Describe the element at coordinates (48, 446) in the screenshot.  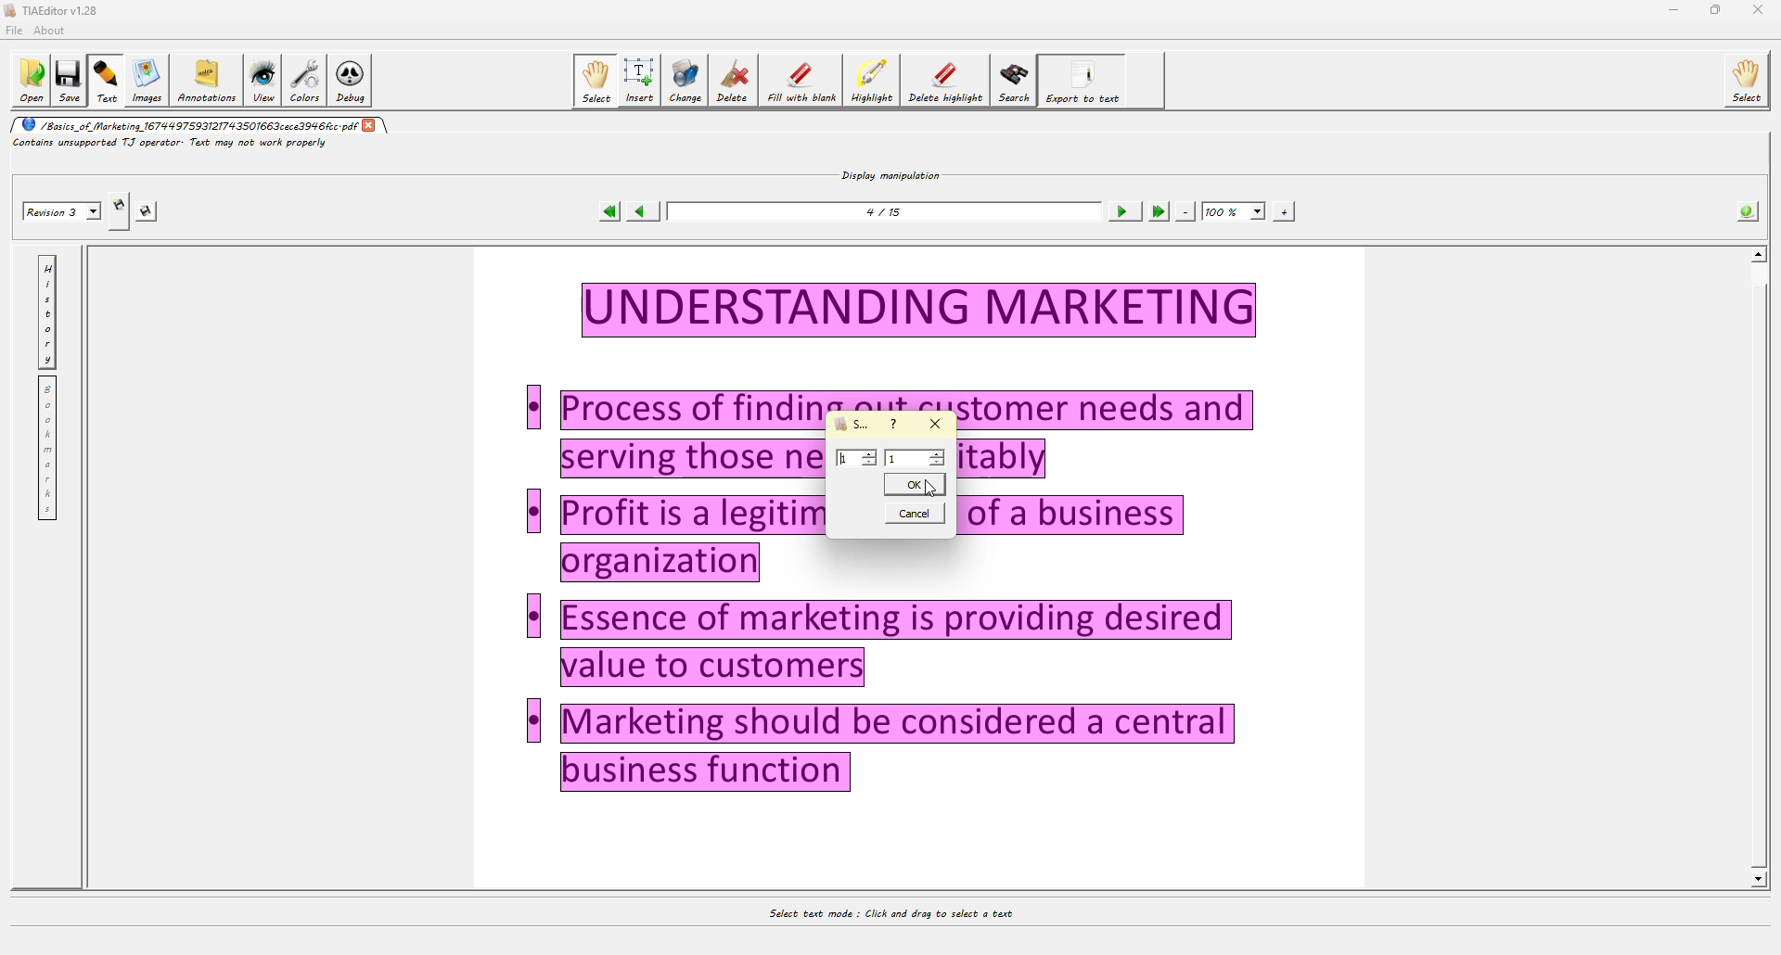
I see `bookmarks` at that location.